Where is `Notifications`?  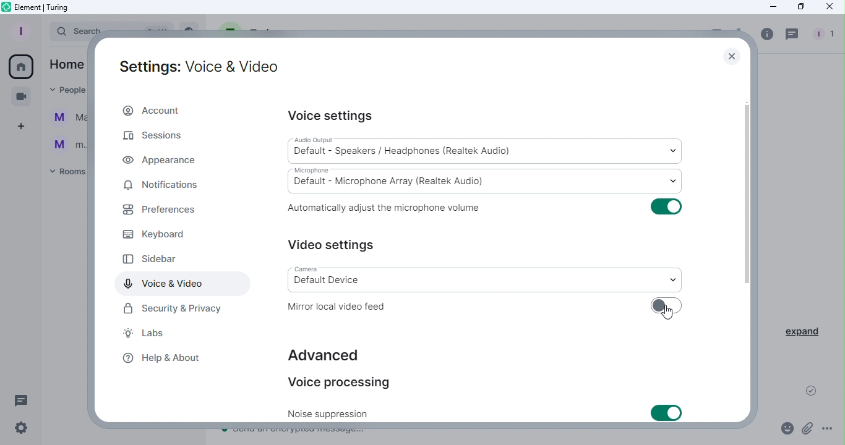
Notifications is located at coordinates (163, 186).